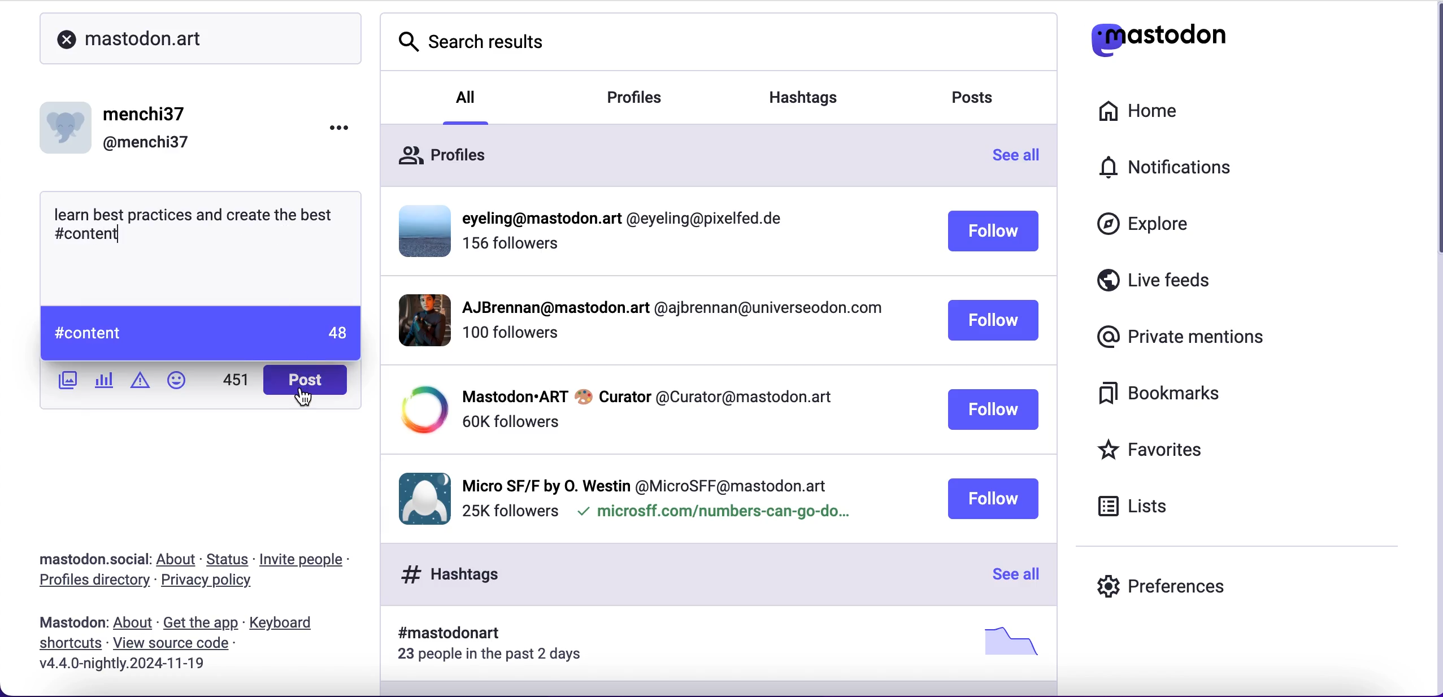 The width and height of the screenshot is (1443, 697). What do you see at coordinates (88, 557) in the screenshot?
I see `mastodon.social` at bounding box center [88, 557].